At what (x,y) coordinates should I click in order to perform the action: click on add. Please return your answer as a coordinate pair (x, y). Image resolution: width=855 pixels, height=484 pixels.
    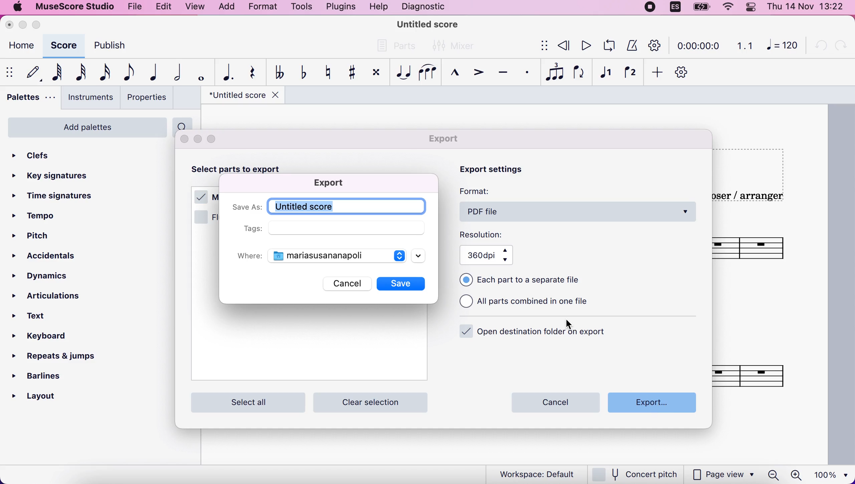
    Looking at the image, I should click on (230, 8).